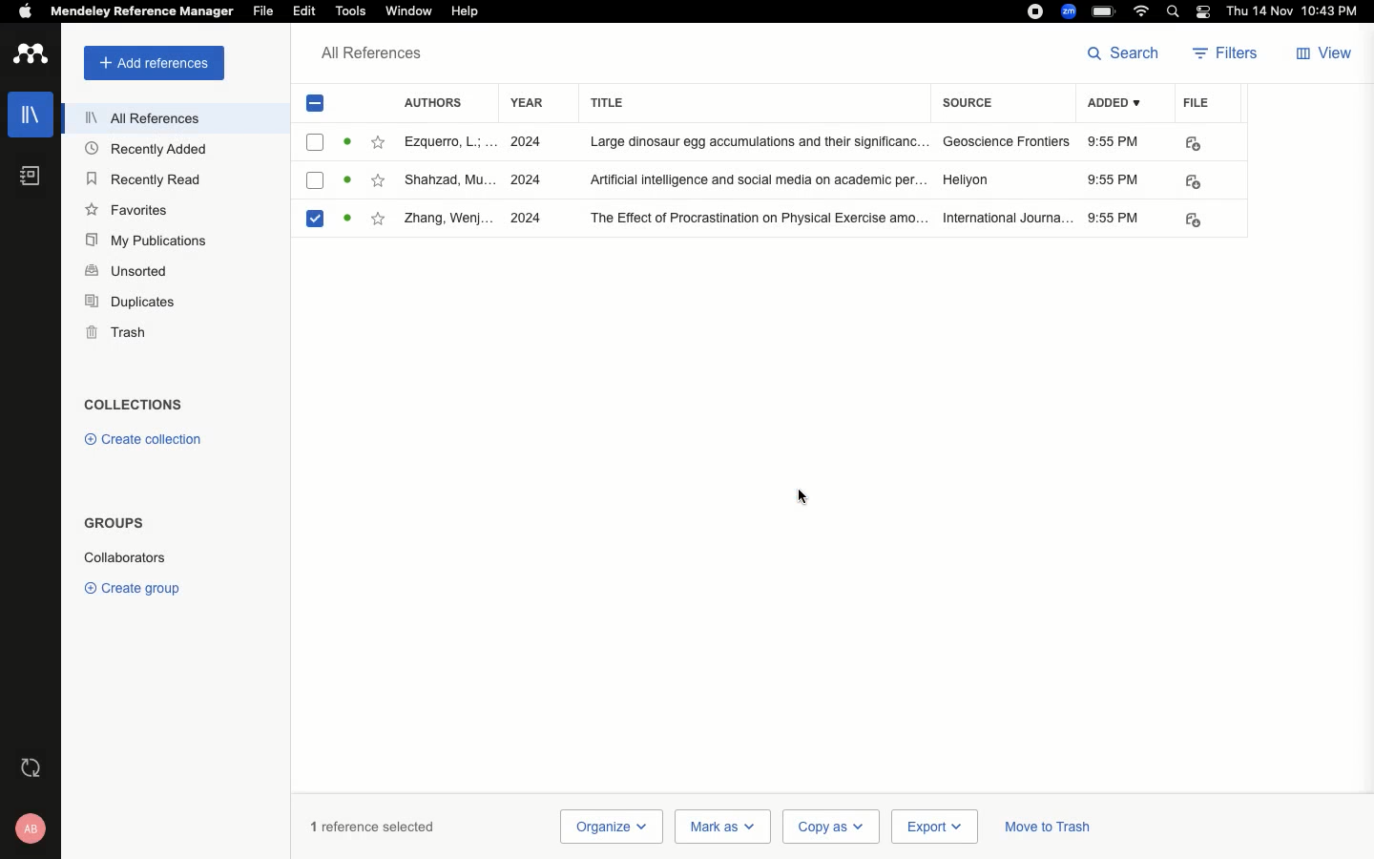 The image size is (1374, 859). Describe the element at coordinates (124, 557) in the screenshot. I see `Collaborators` at that location.